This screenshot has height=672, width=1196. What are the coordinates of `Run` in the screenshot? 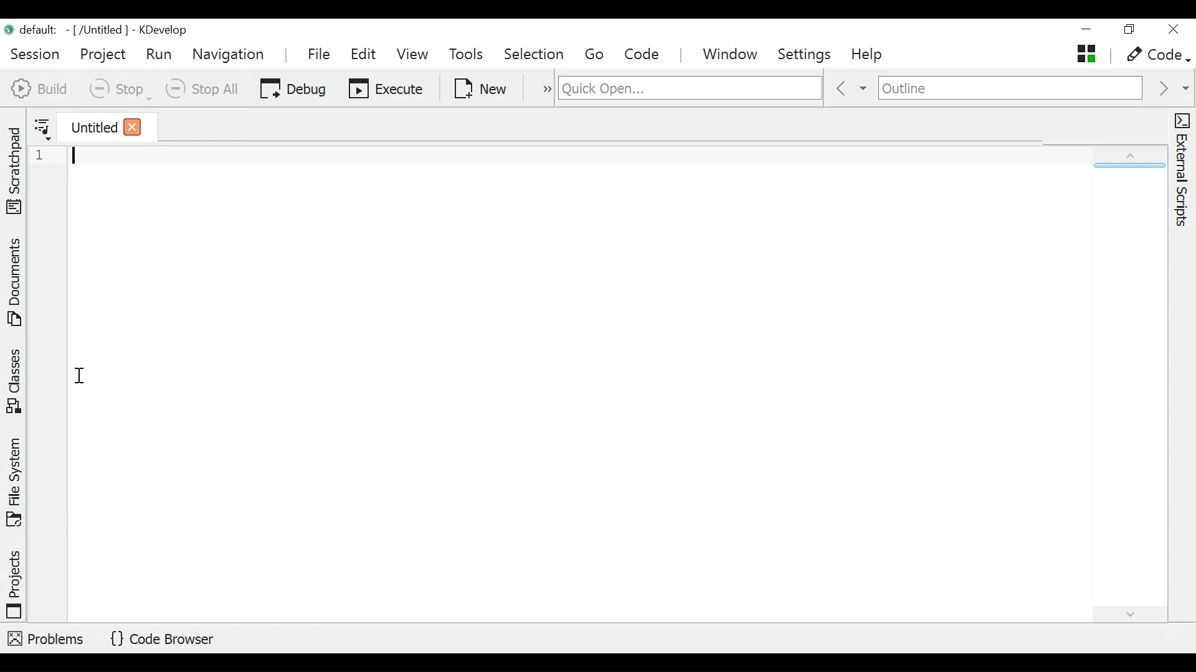 It's located at (160, 54).